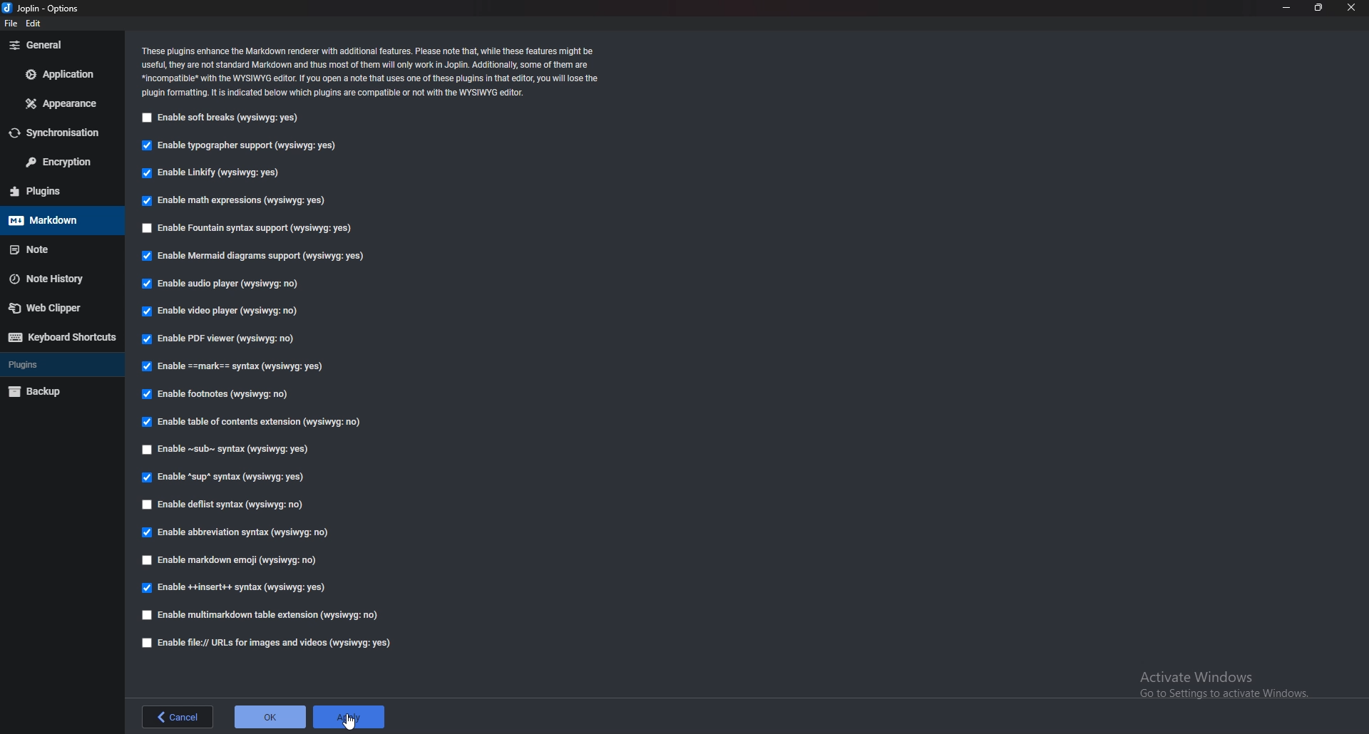 The height and width of the screenshot is (734, 1369). What do you see at coordinates (59, 308) in the screenshot?
I see `web clipper` at bounding box center [59, 308].